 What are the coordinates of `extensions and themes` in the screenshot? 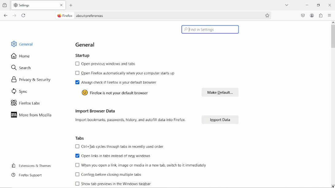 It's located at (32, 165).